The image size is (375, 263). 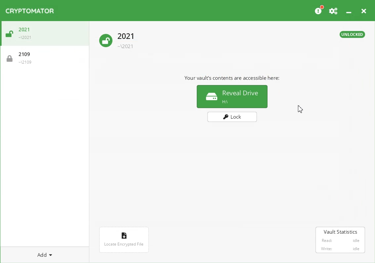 What do you see at coordinates (341, 240) in the screenshot?
I see `Vault Statistics` at bounding box center [341, 240].